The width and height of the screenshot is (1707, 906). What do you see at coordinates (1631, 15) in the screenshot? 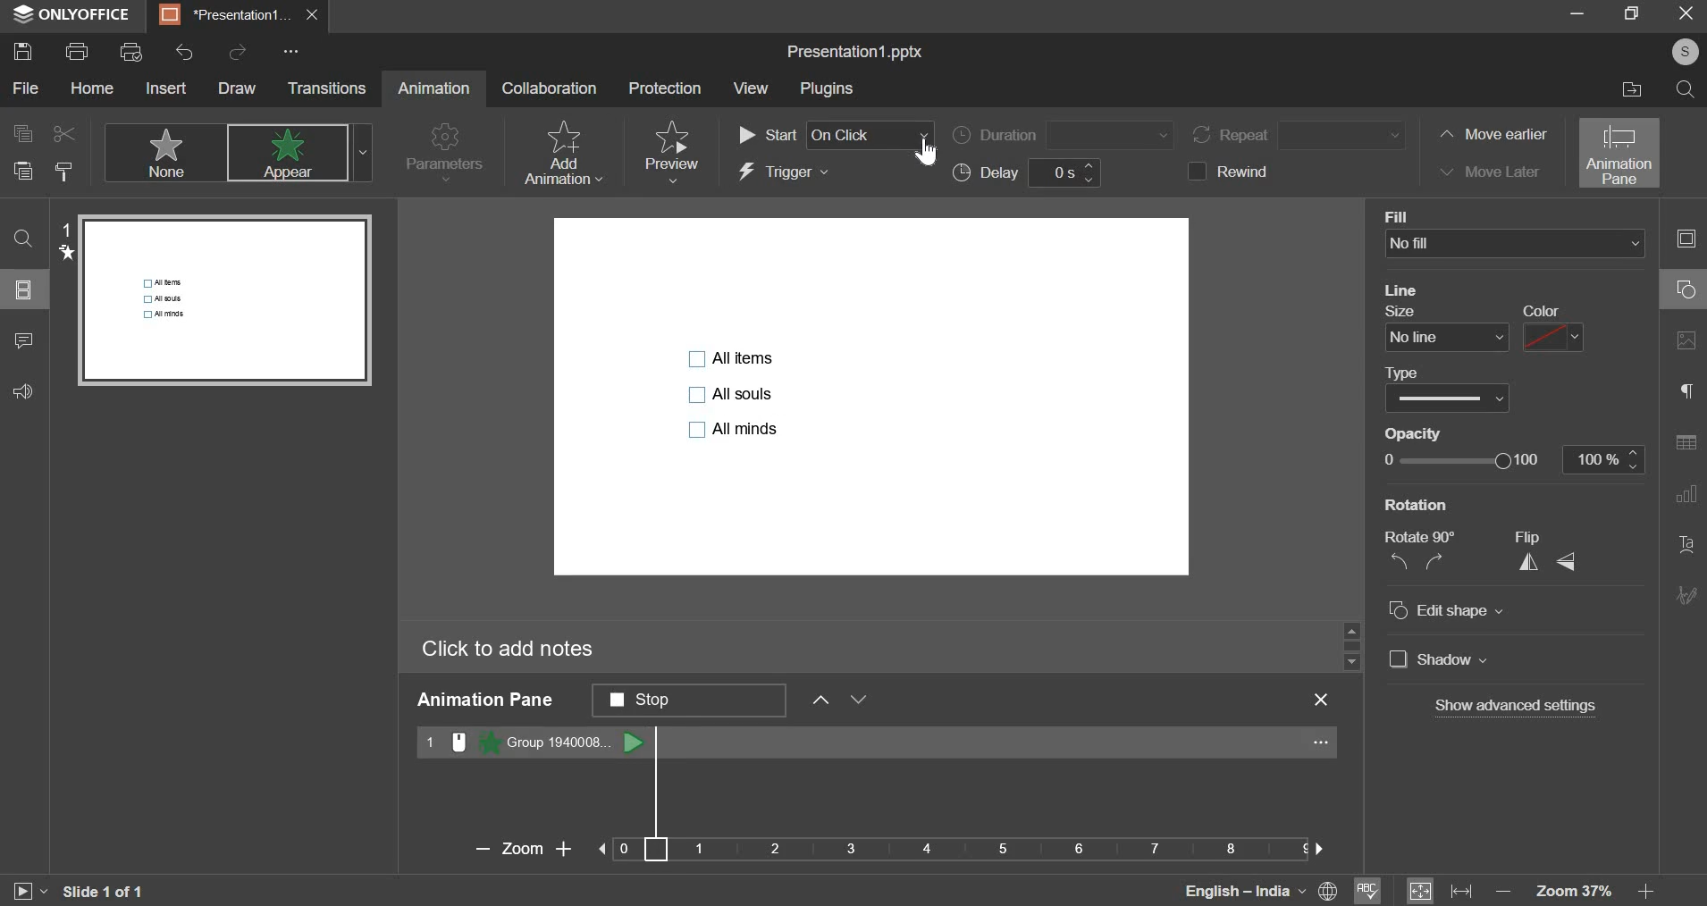
I see `maximize` at bounding box center [1631, 15].